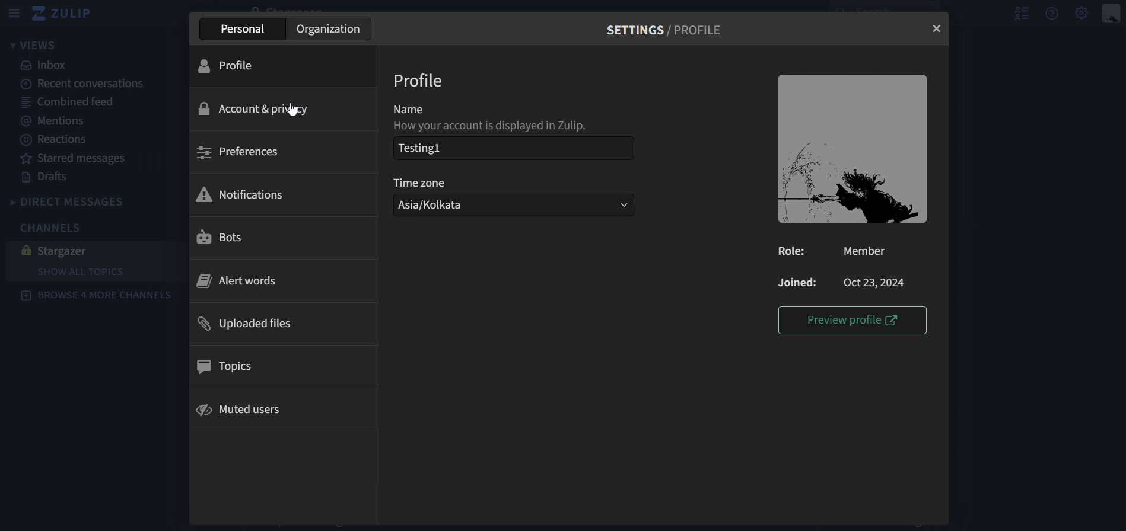  Describe the element at coordinates (843, 267) in the screenshot. I see `Role: Member Joined: Oct 23,2024` at that location.